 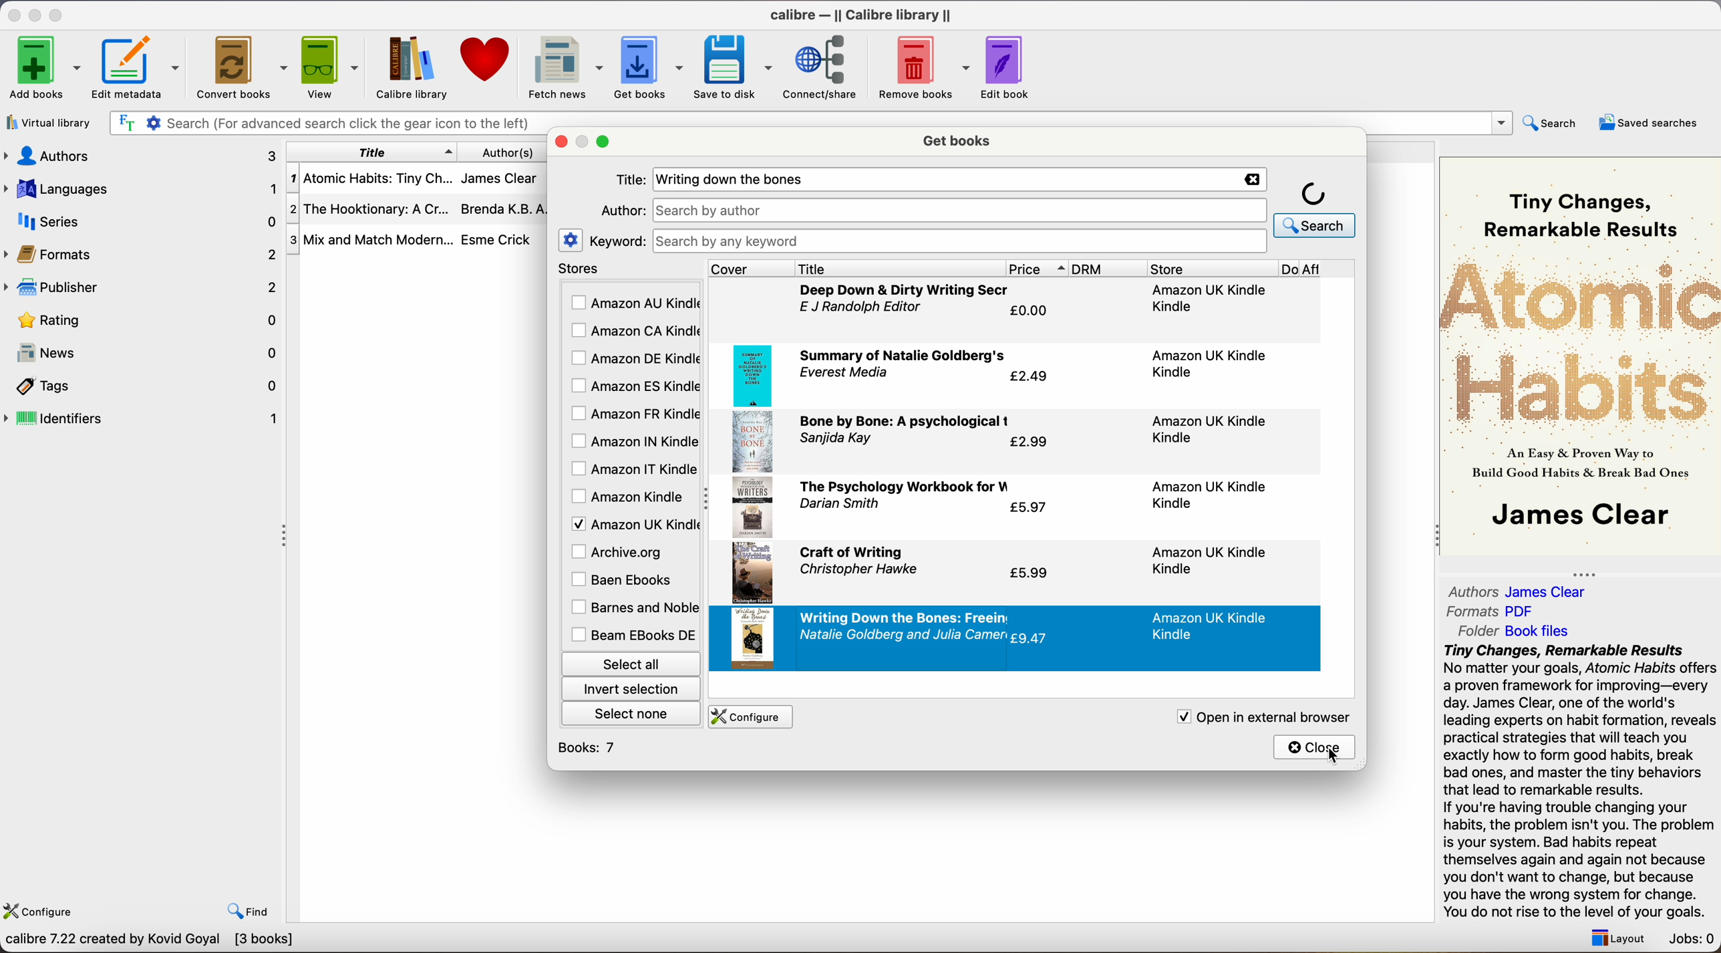 I want to click on Amazon IN Kindle, so click(x=633, y=440).